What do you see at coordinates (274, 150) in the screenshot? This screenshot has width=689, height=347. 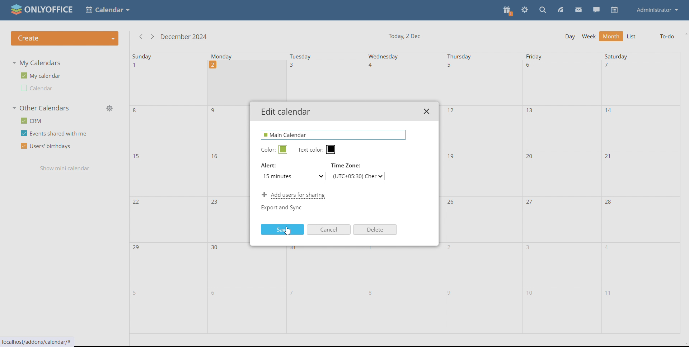 I see `edit calendar color` at bounding box center [274, 150].